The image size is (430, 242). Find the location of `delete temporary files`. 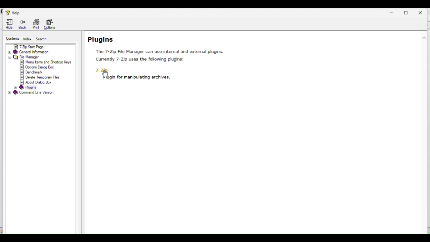

delete temporary files is located at coordinates (42, 78).